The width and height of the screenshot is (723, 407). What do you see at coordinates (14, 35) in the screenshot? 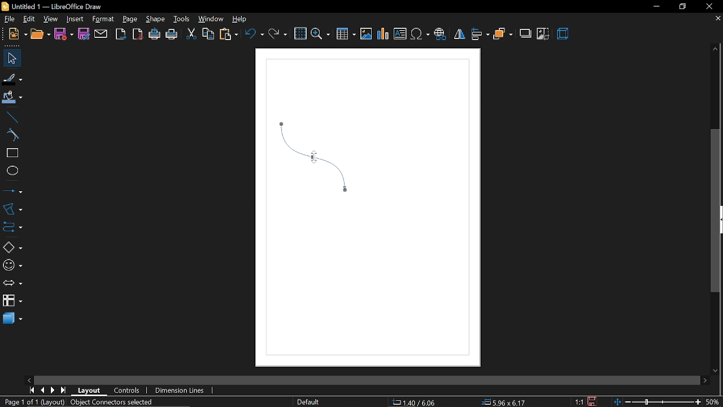
I see `new` at bounding box center [14, 35].